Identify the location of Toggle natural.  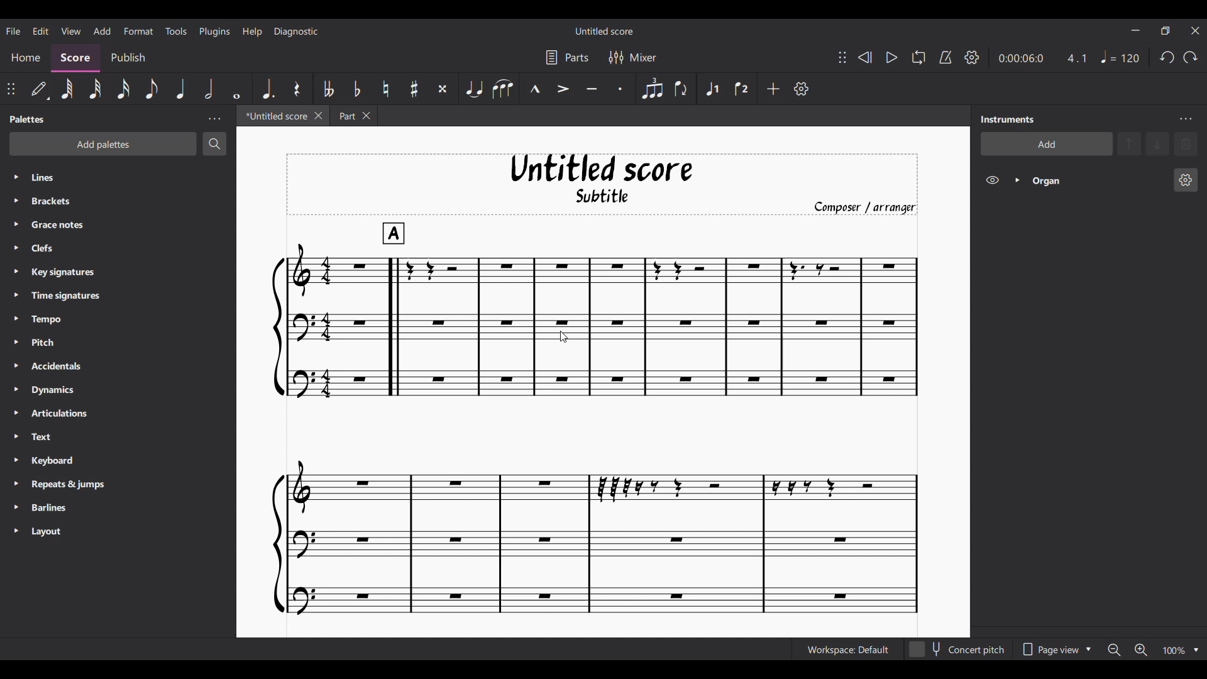
(386, 89).